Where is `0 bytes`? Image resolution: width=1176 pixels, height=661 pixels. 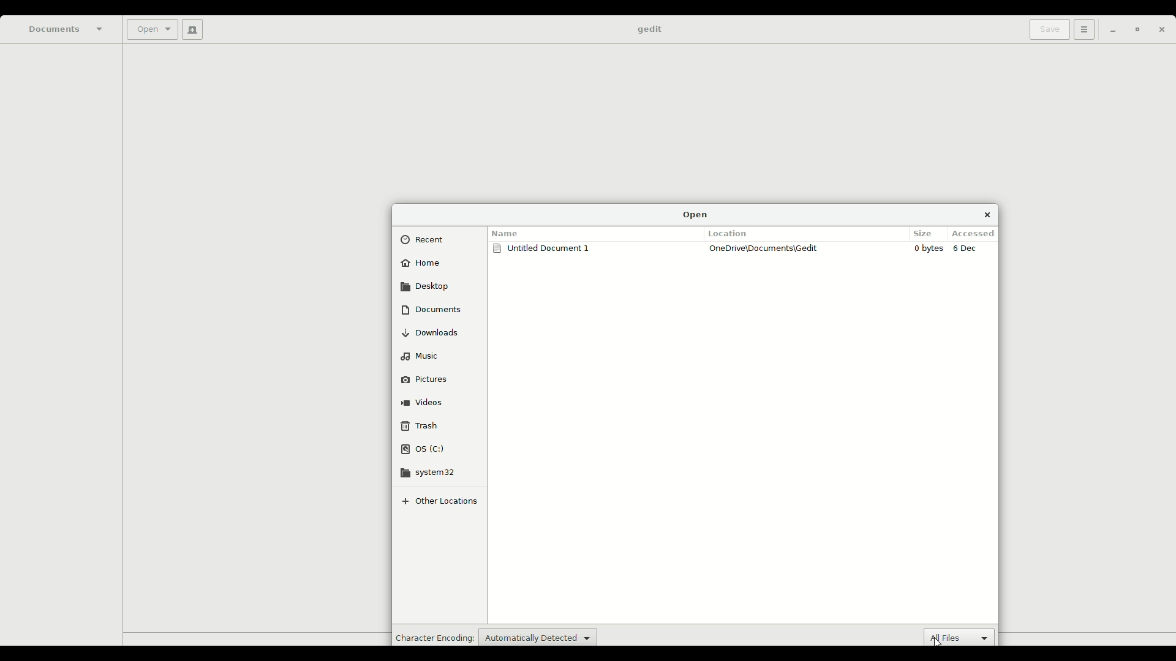
0 bytes is located at coordinates (930, 248).